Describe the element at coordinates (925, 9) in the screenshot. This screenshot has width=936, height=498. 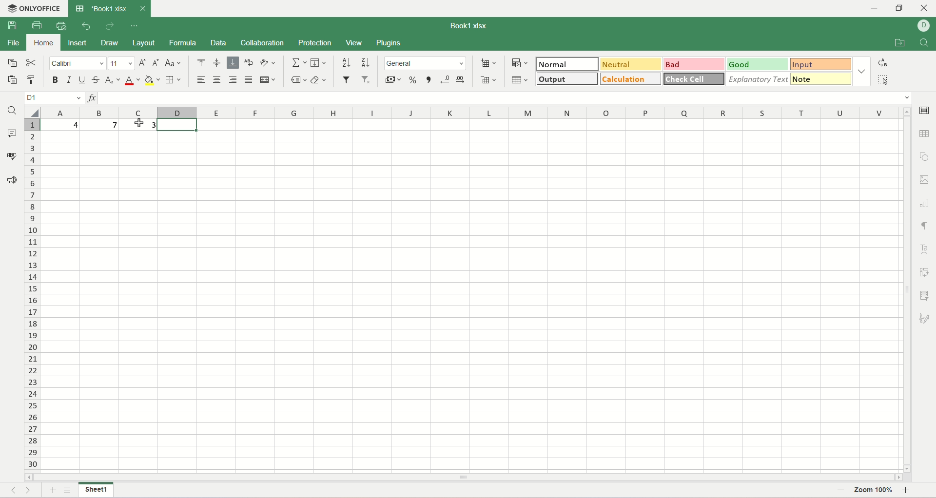
I see `close` at that location.